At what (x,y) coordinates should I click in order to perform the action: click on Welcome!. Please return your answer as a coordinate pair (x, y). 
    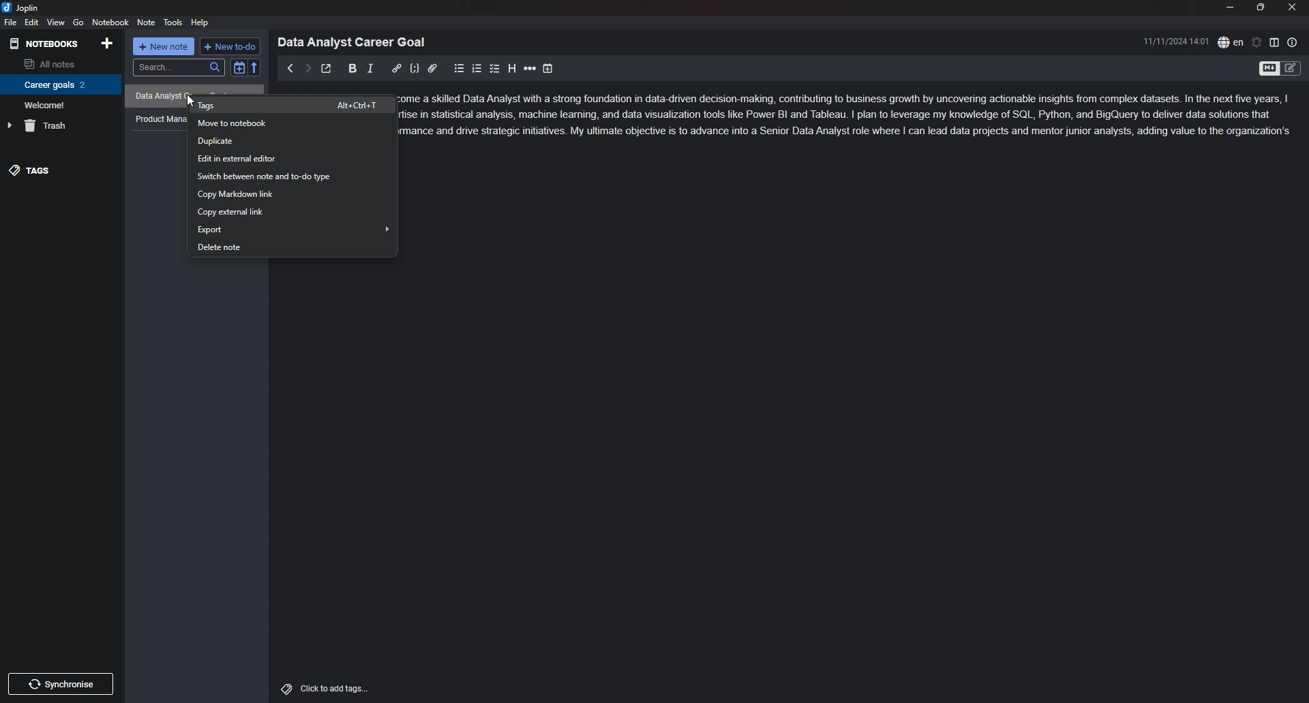
    Looking at the image, I should click on (57, 104).